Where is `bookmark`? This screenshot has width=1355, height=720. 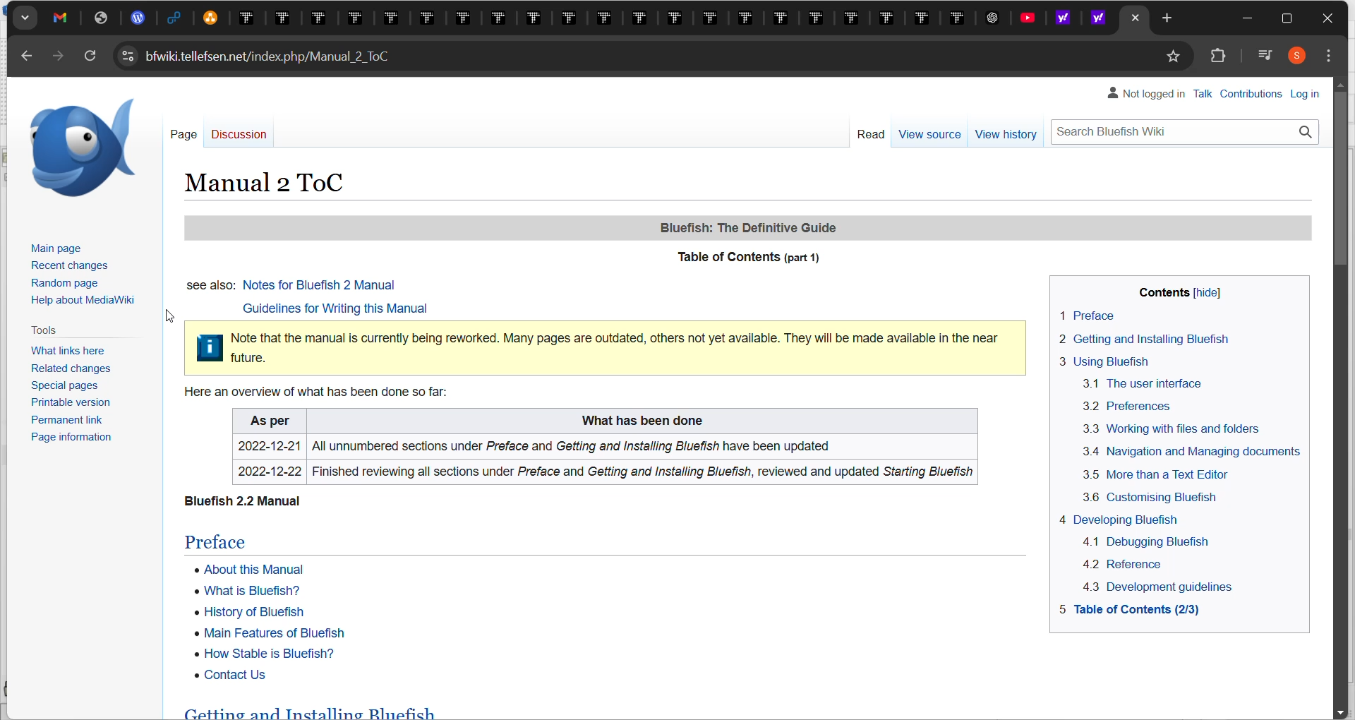
bookmark is located at coordinates (1178, 56).